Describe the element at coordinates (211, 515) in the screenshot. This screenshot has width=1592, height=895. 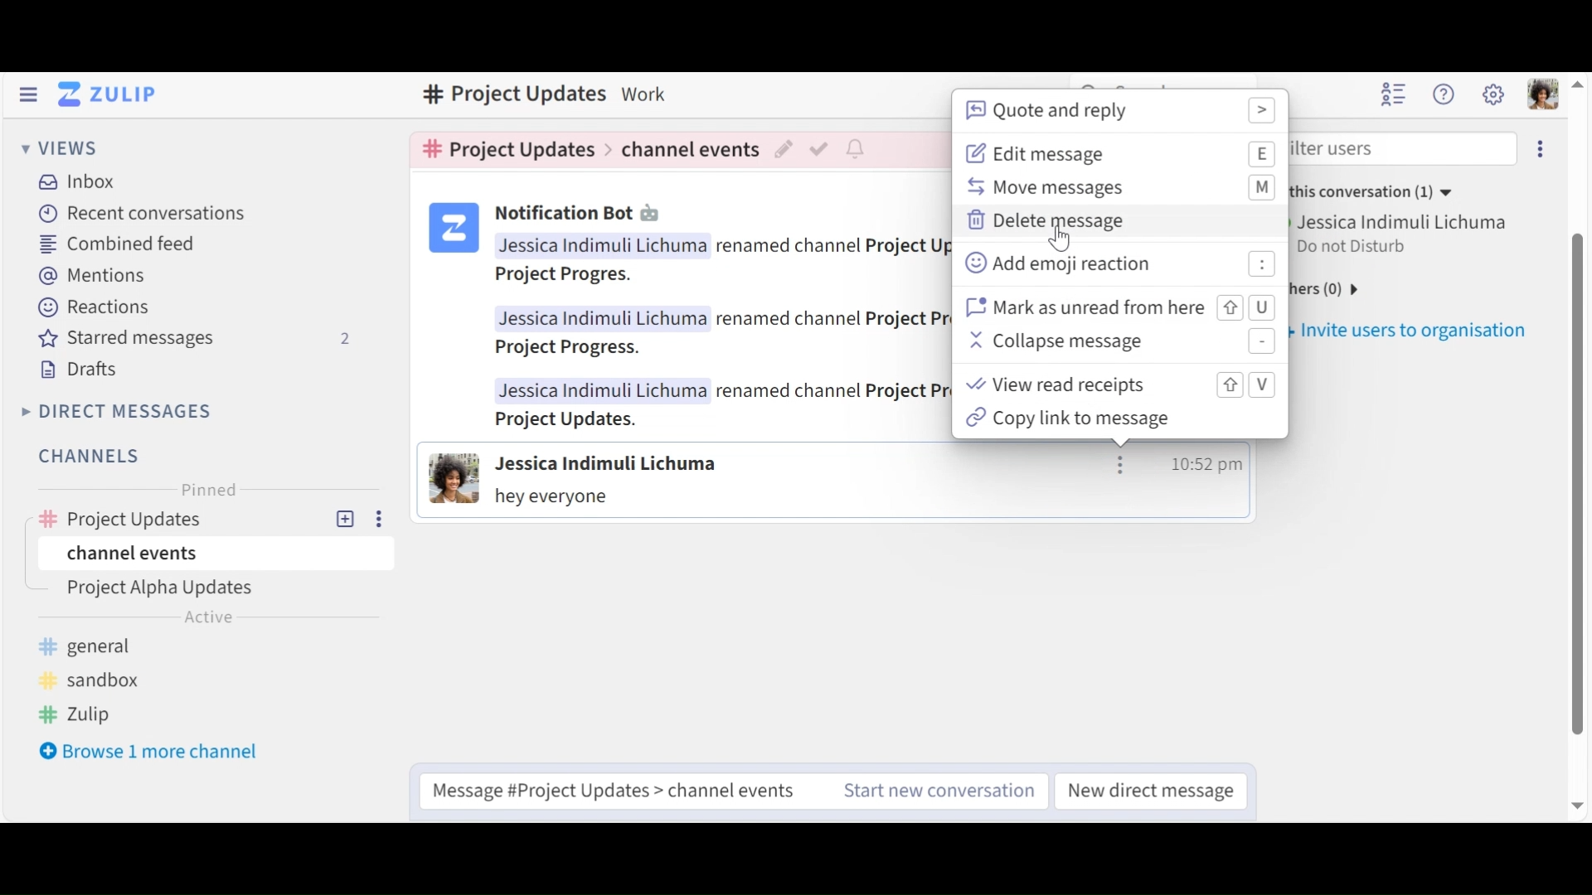
I see `Channel` at that location.